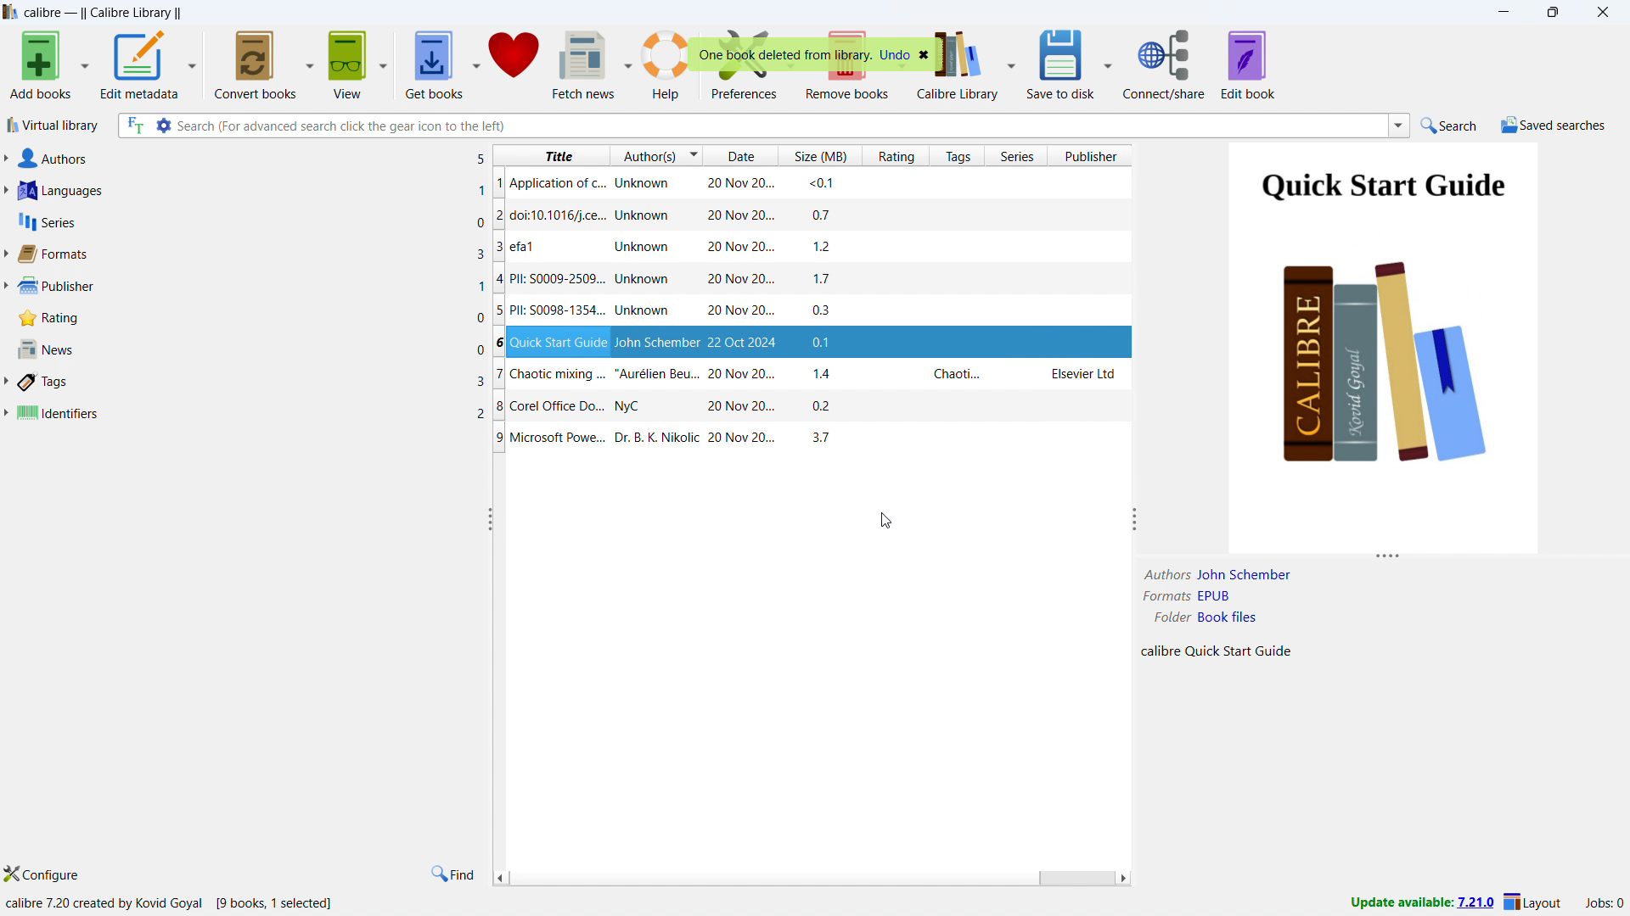 This screenshot has width=1630, height=916. Describe the element at coordinates (53, 125) in the screenshot. I see `virtual library` at that location.